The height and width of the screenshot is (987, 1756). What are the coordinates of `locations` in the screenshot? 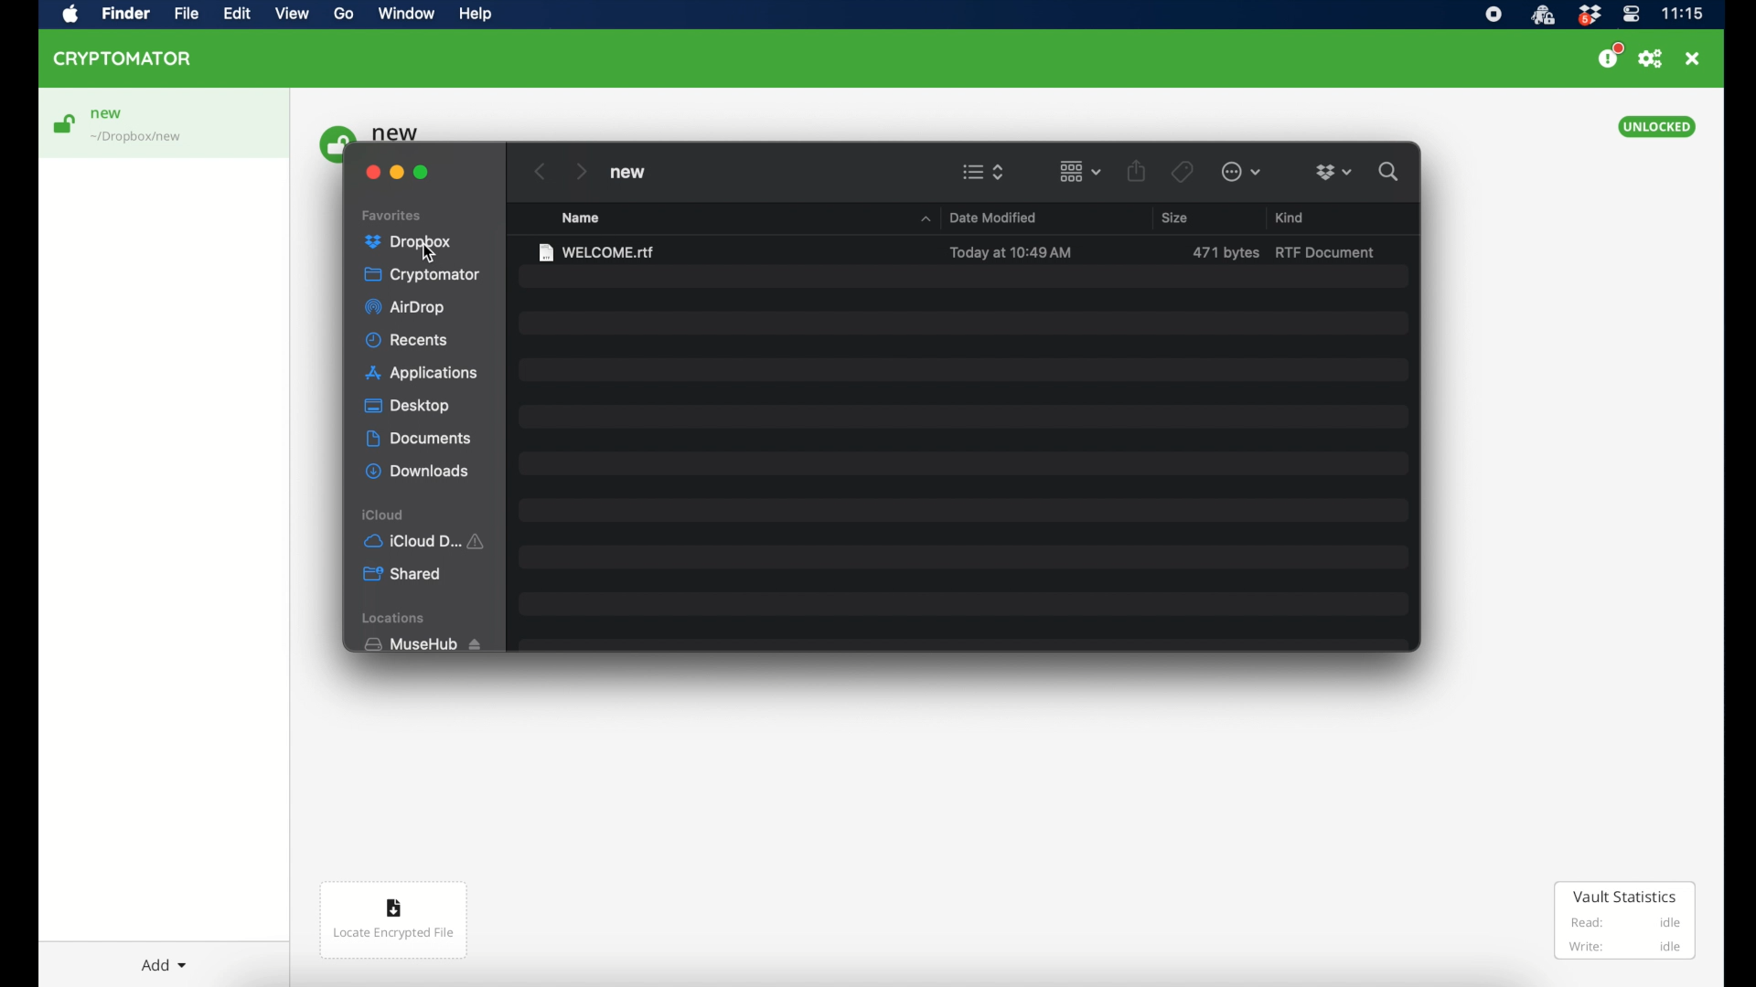 It's located at (395, 618).